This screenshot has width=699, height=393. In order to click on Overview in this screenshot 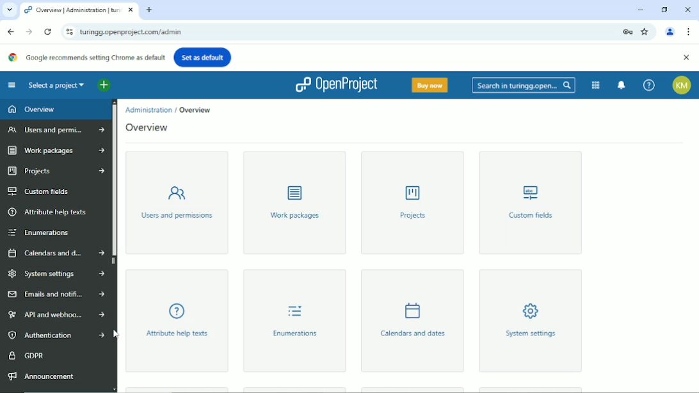, I will do `click(31, 111)`.